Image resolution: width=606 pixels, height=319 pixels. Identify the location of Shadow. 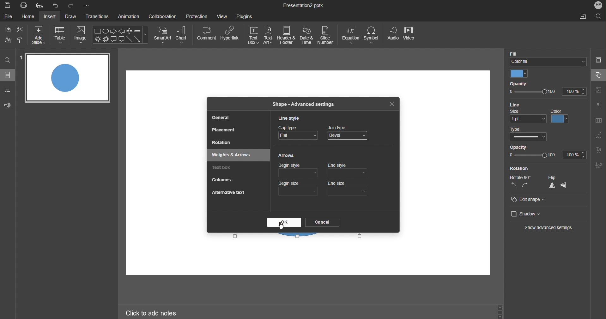
(524, 214).